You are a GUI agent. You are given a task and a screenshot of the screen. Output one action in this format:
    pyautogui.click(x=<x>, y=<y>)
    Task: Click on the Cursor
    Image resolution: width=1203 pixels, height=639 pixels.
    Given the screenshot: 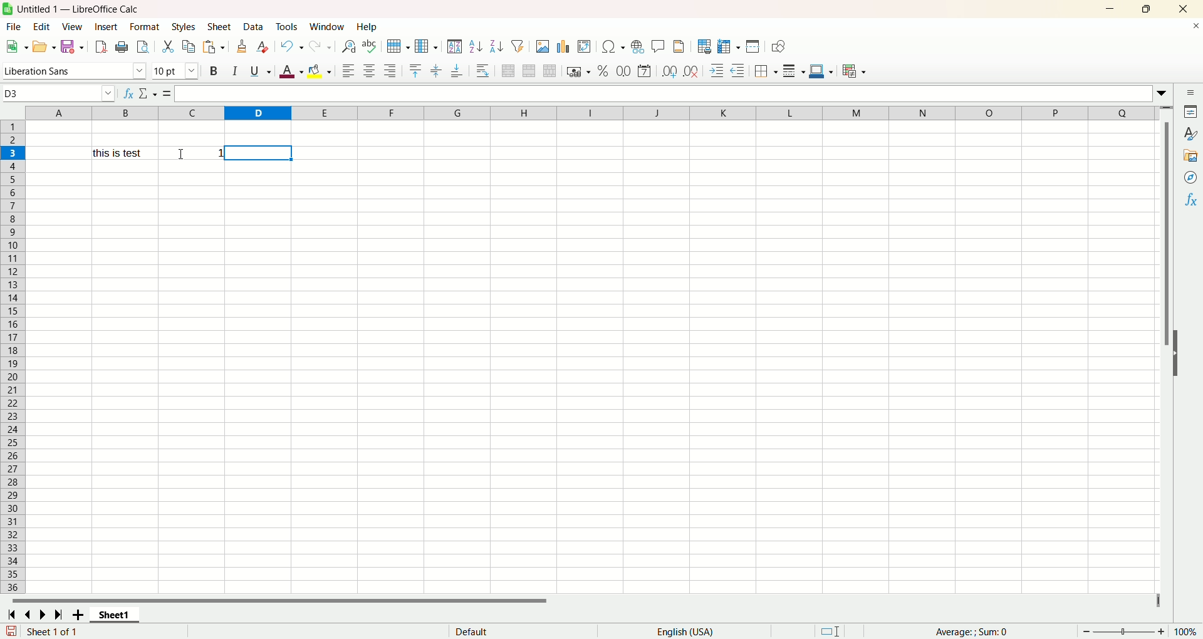 What is the action you would take?
    pyautogui.click(x=182, y=153)
    